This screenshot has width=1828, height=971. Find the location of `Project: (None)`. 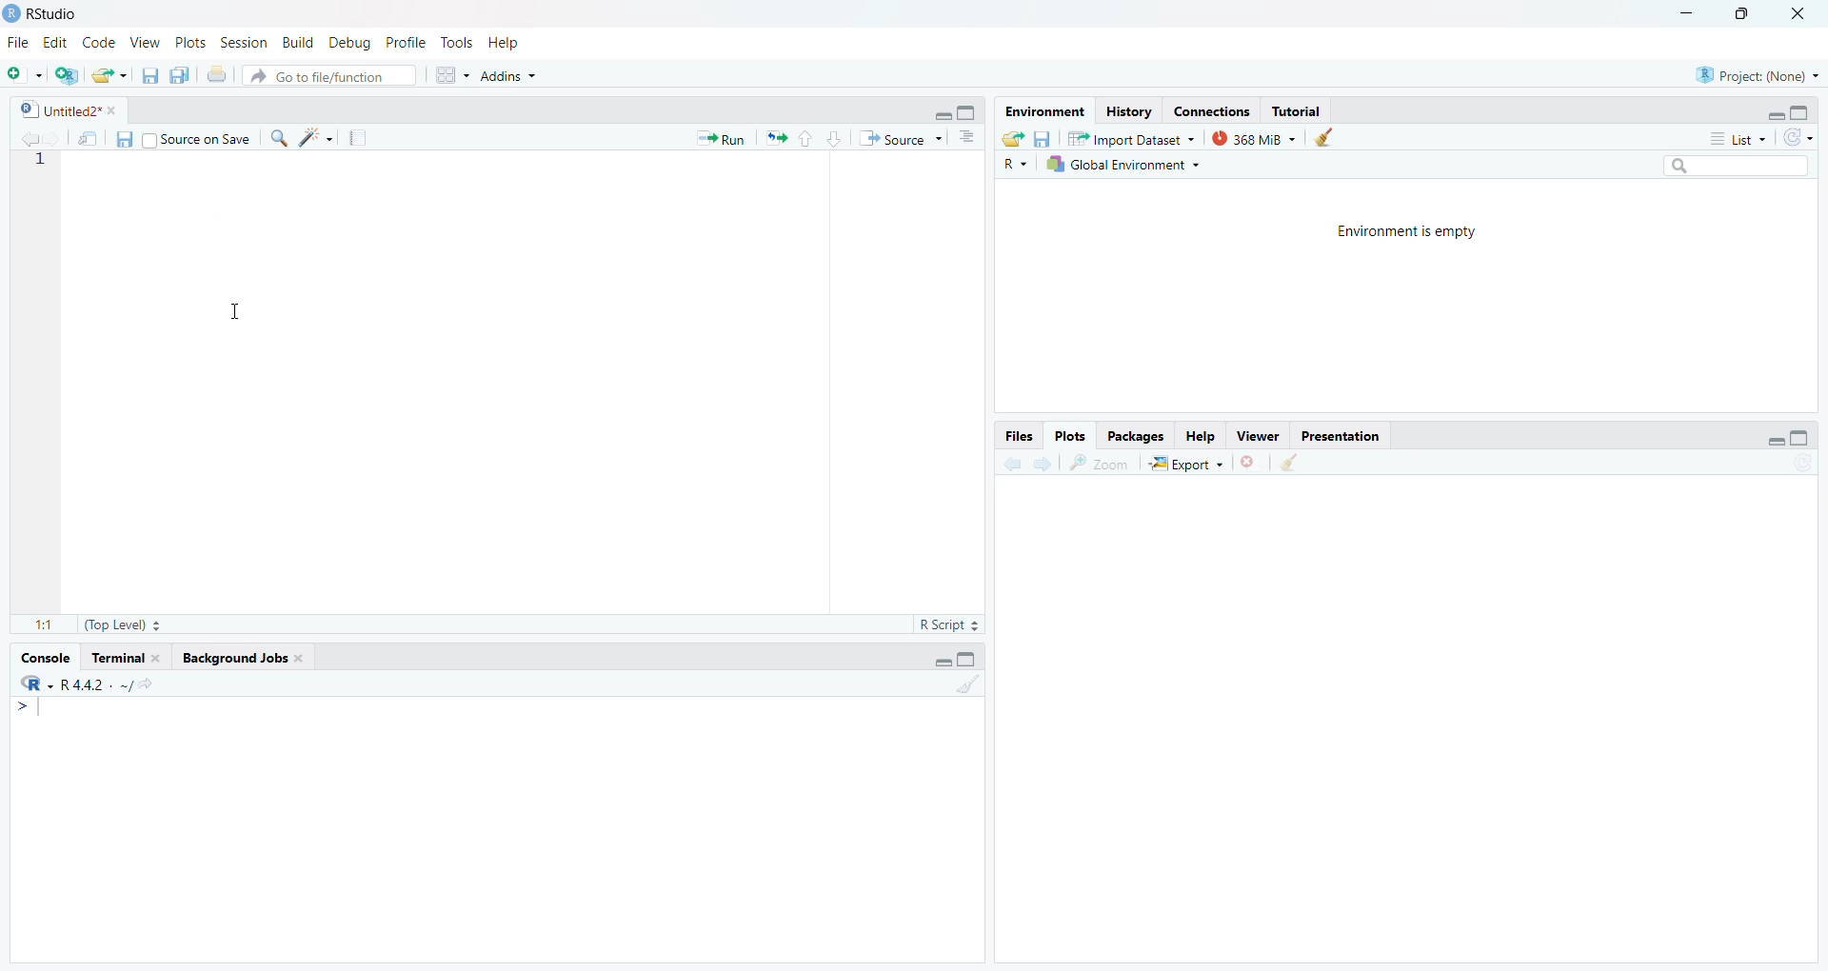

Project: (None) is located at coordinates (1756, 75).